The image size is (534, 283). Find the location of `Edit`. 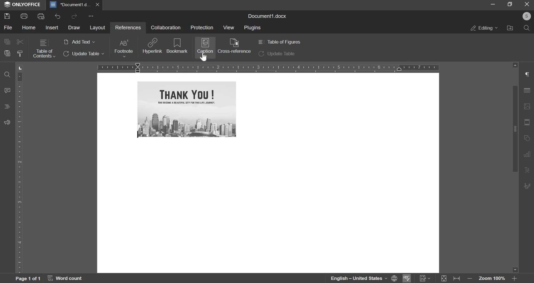

Edit is located at coordinates (528, 185).